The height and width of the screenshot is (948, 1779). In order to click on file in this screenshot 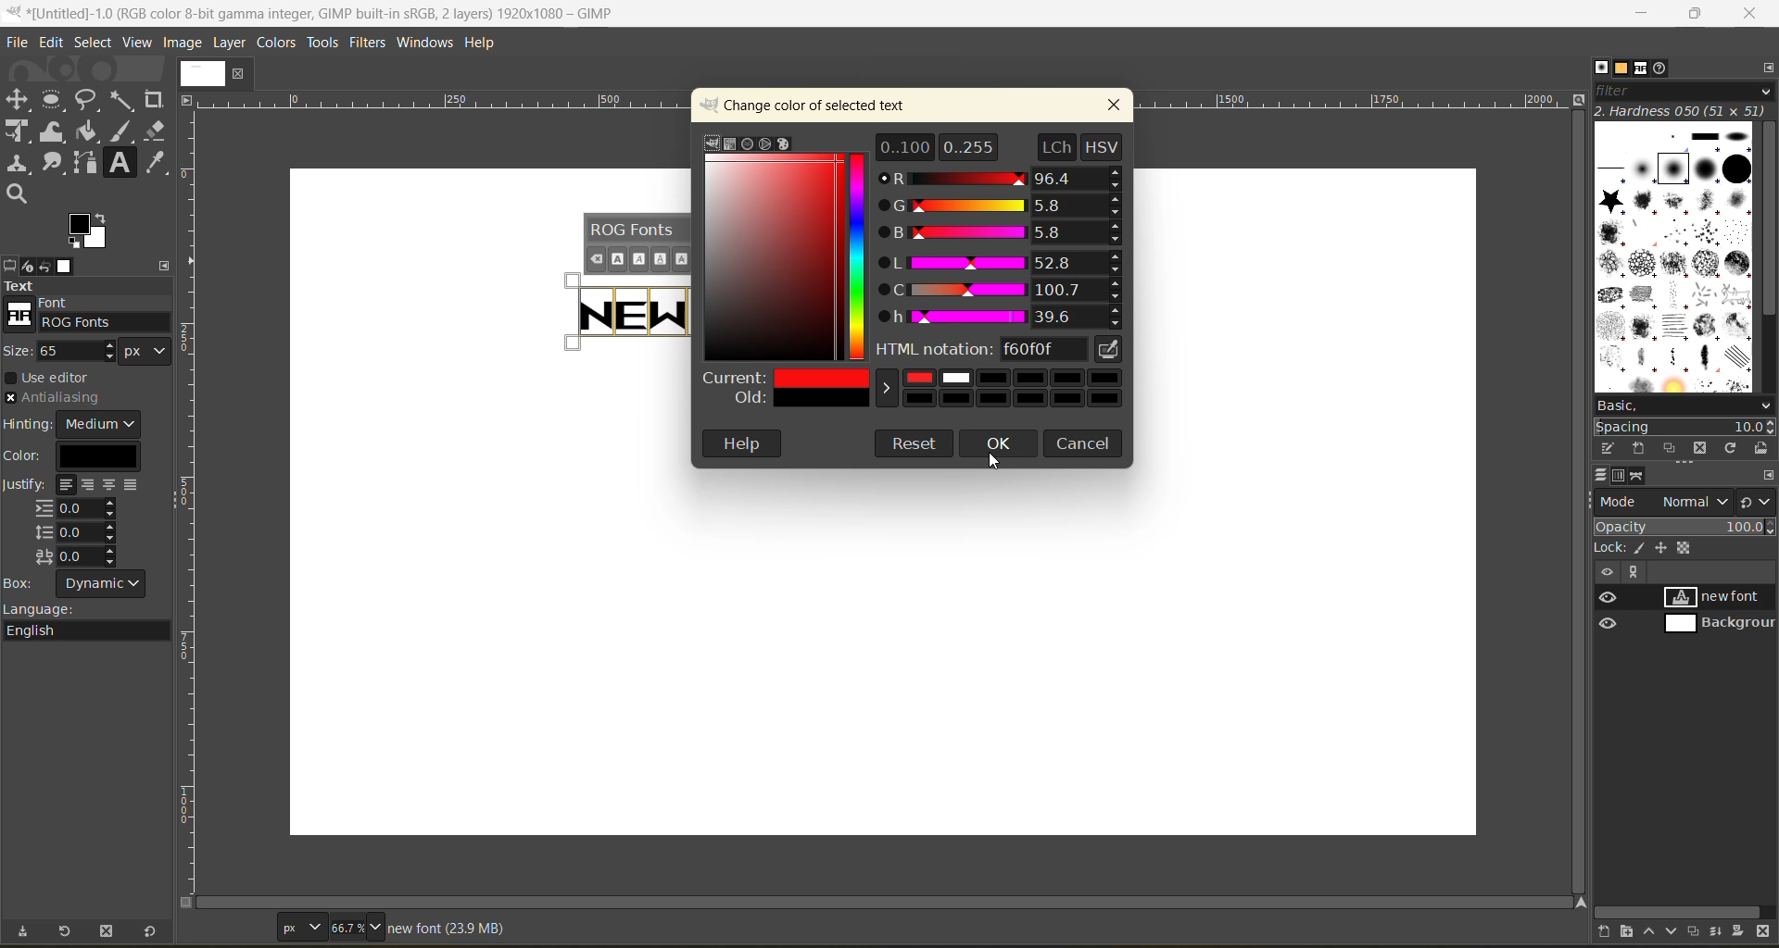, I will do `click(20, 39)`.